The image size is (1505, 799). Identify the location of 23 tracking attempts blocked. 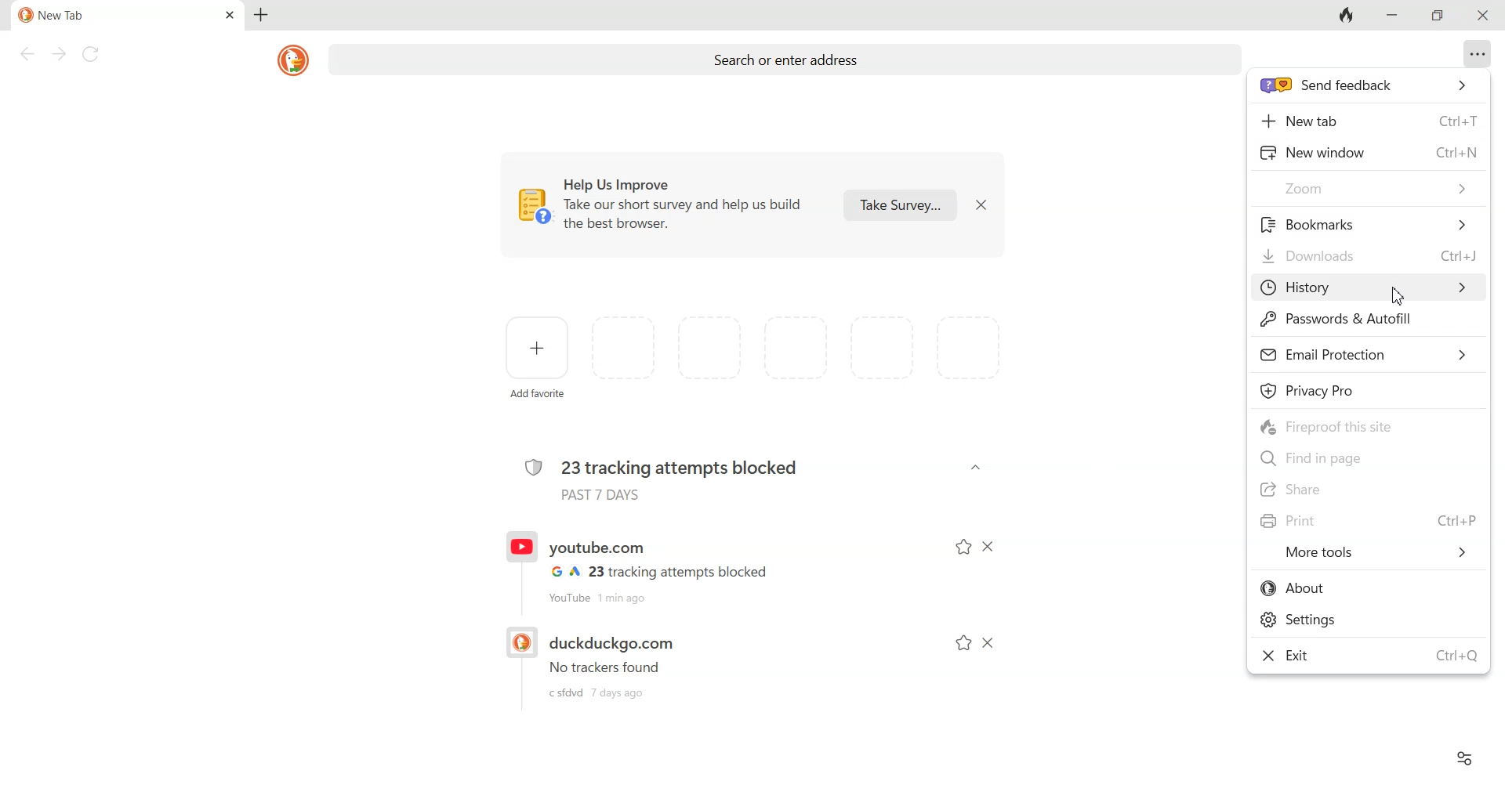
(662, 475).